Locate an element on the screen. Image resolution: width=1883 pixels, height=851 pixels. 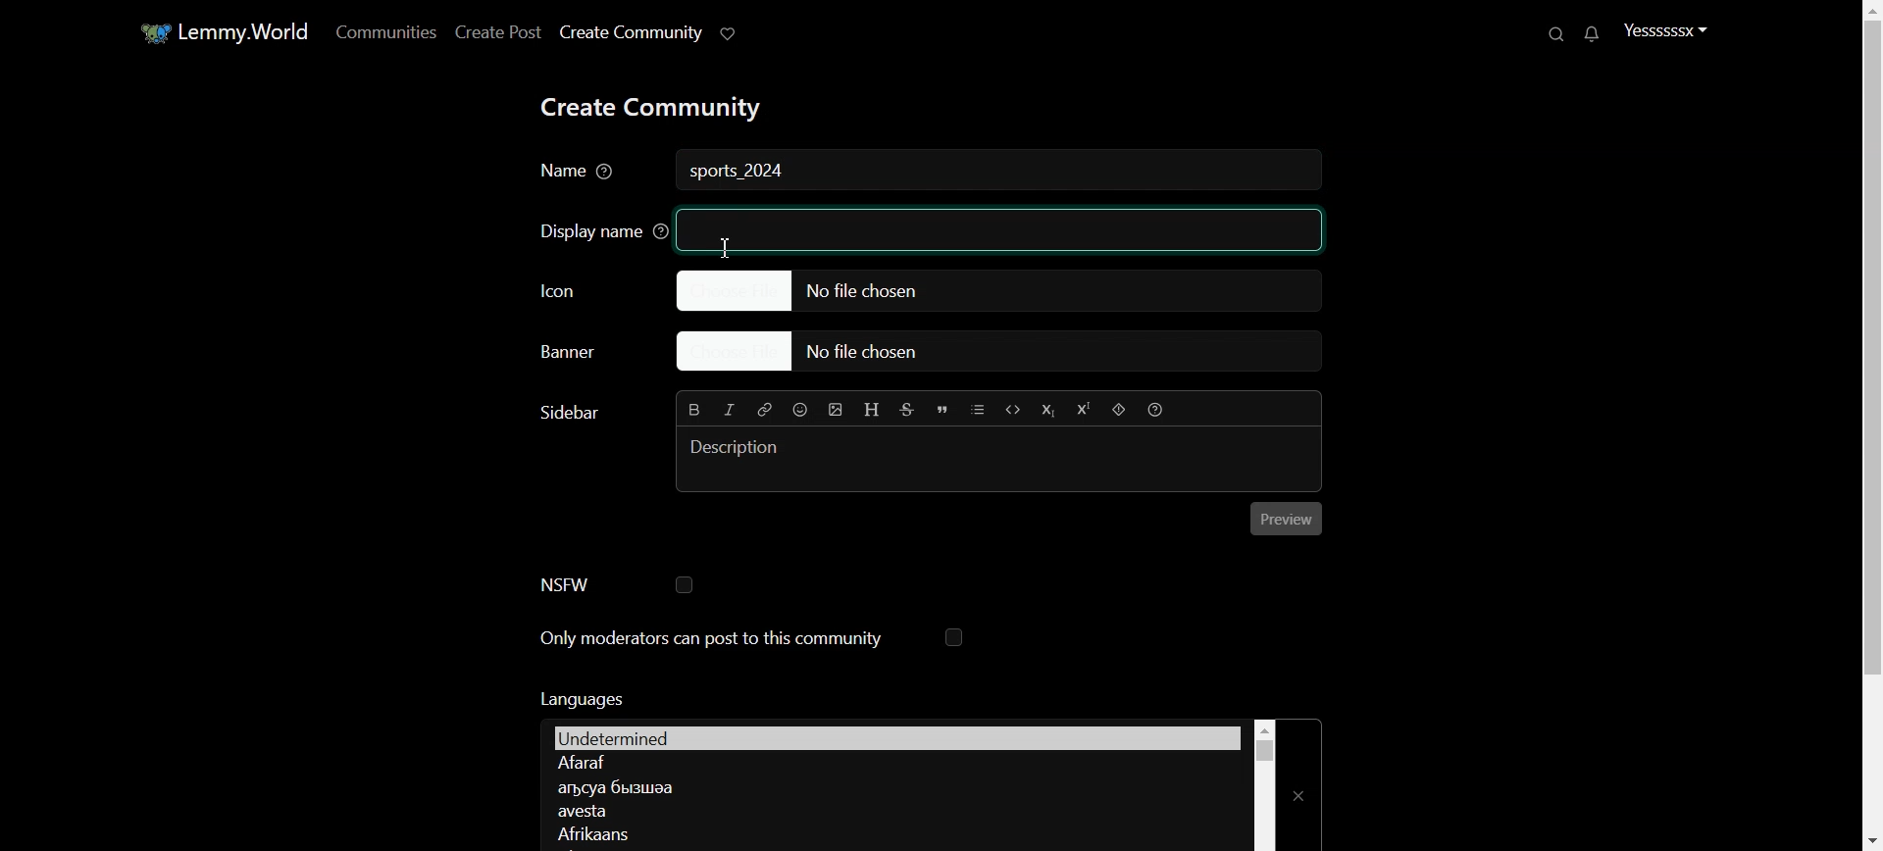
Strikethrough is located at coordinates (908, 410).